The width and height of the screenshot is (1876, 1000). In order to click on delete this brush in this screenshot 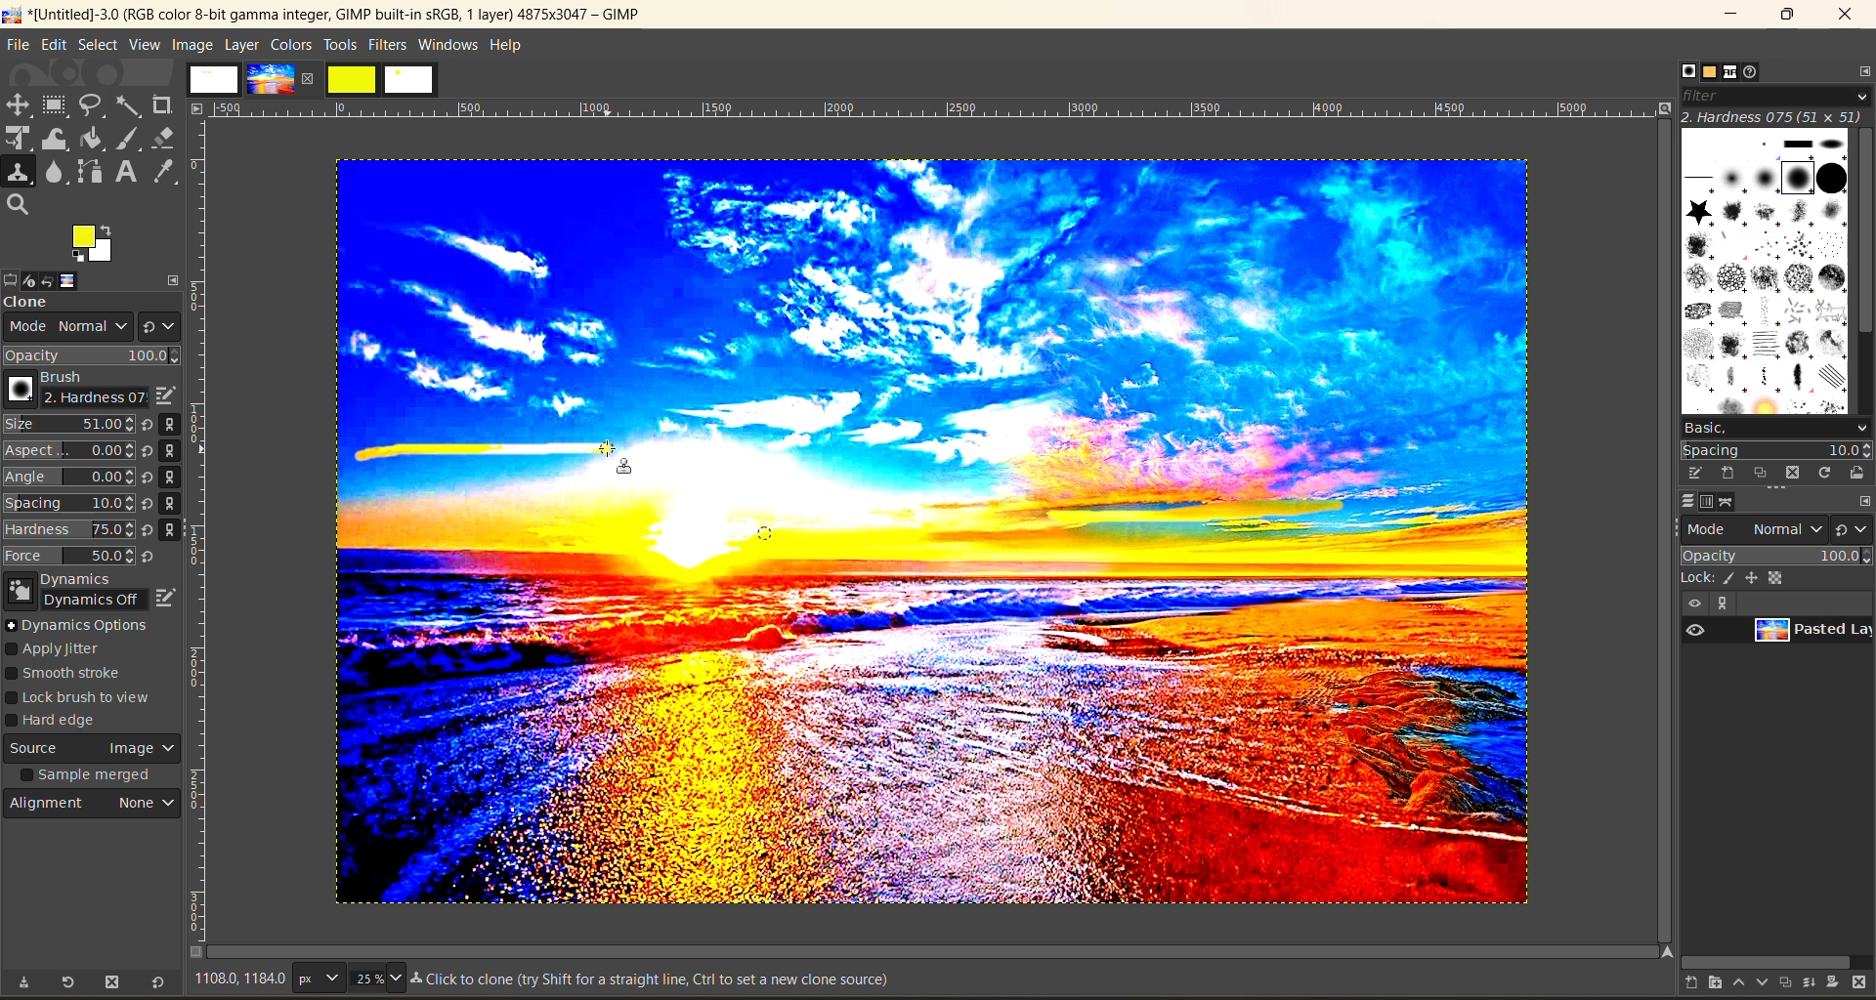, I will do `click(1793, 472)`.